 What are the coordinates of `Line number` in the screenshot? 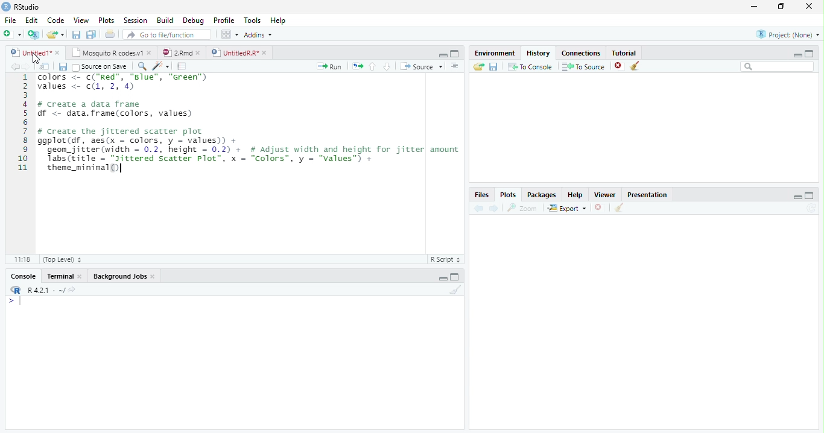 It's located at (23, 123).